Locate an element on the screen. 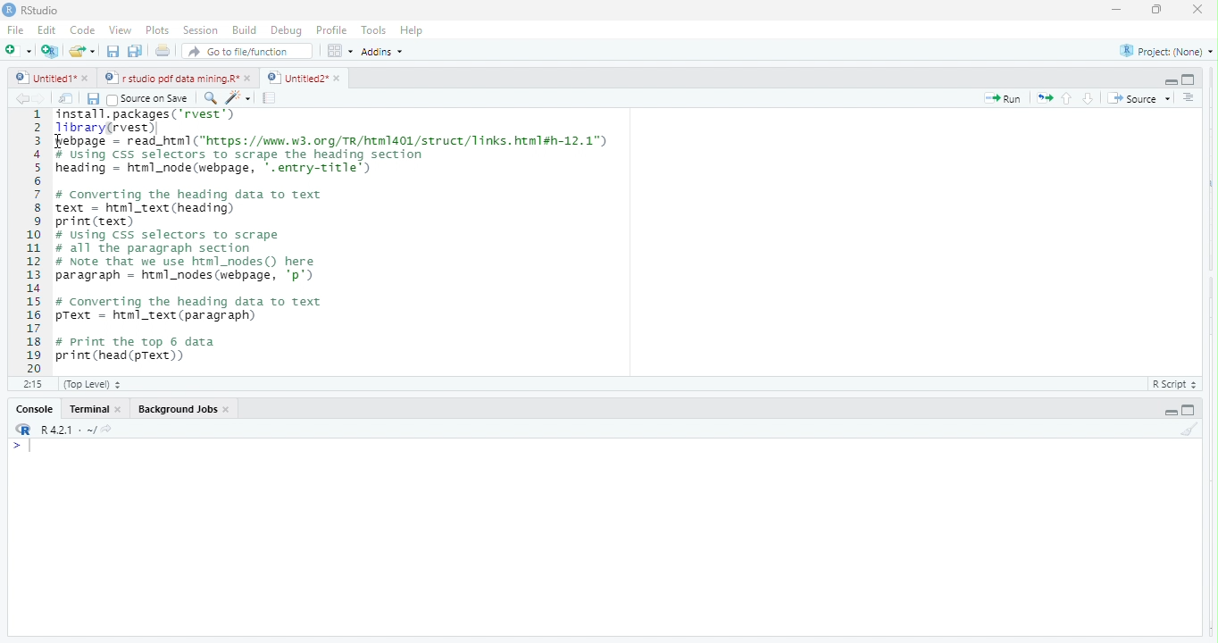  save all open document is located at coordinates (134, 51).